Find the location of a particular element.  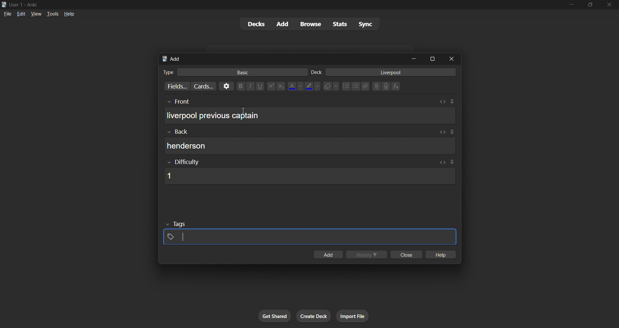

add card title bar is located at coordinates (282, 58).